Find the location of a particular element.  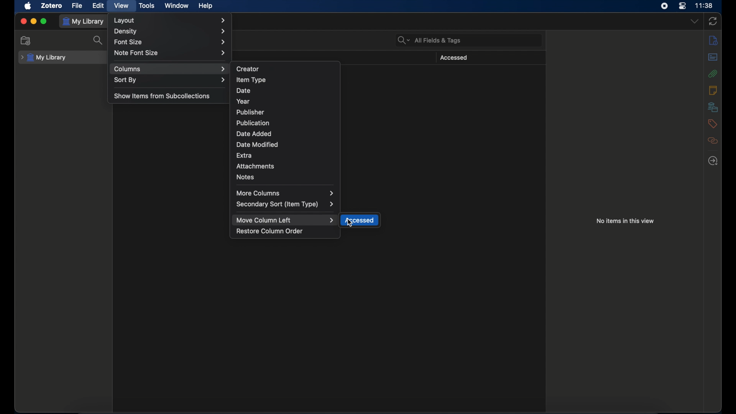

date is located at coordinates (243, 91).